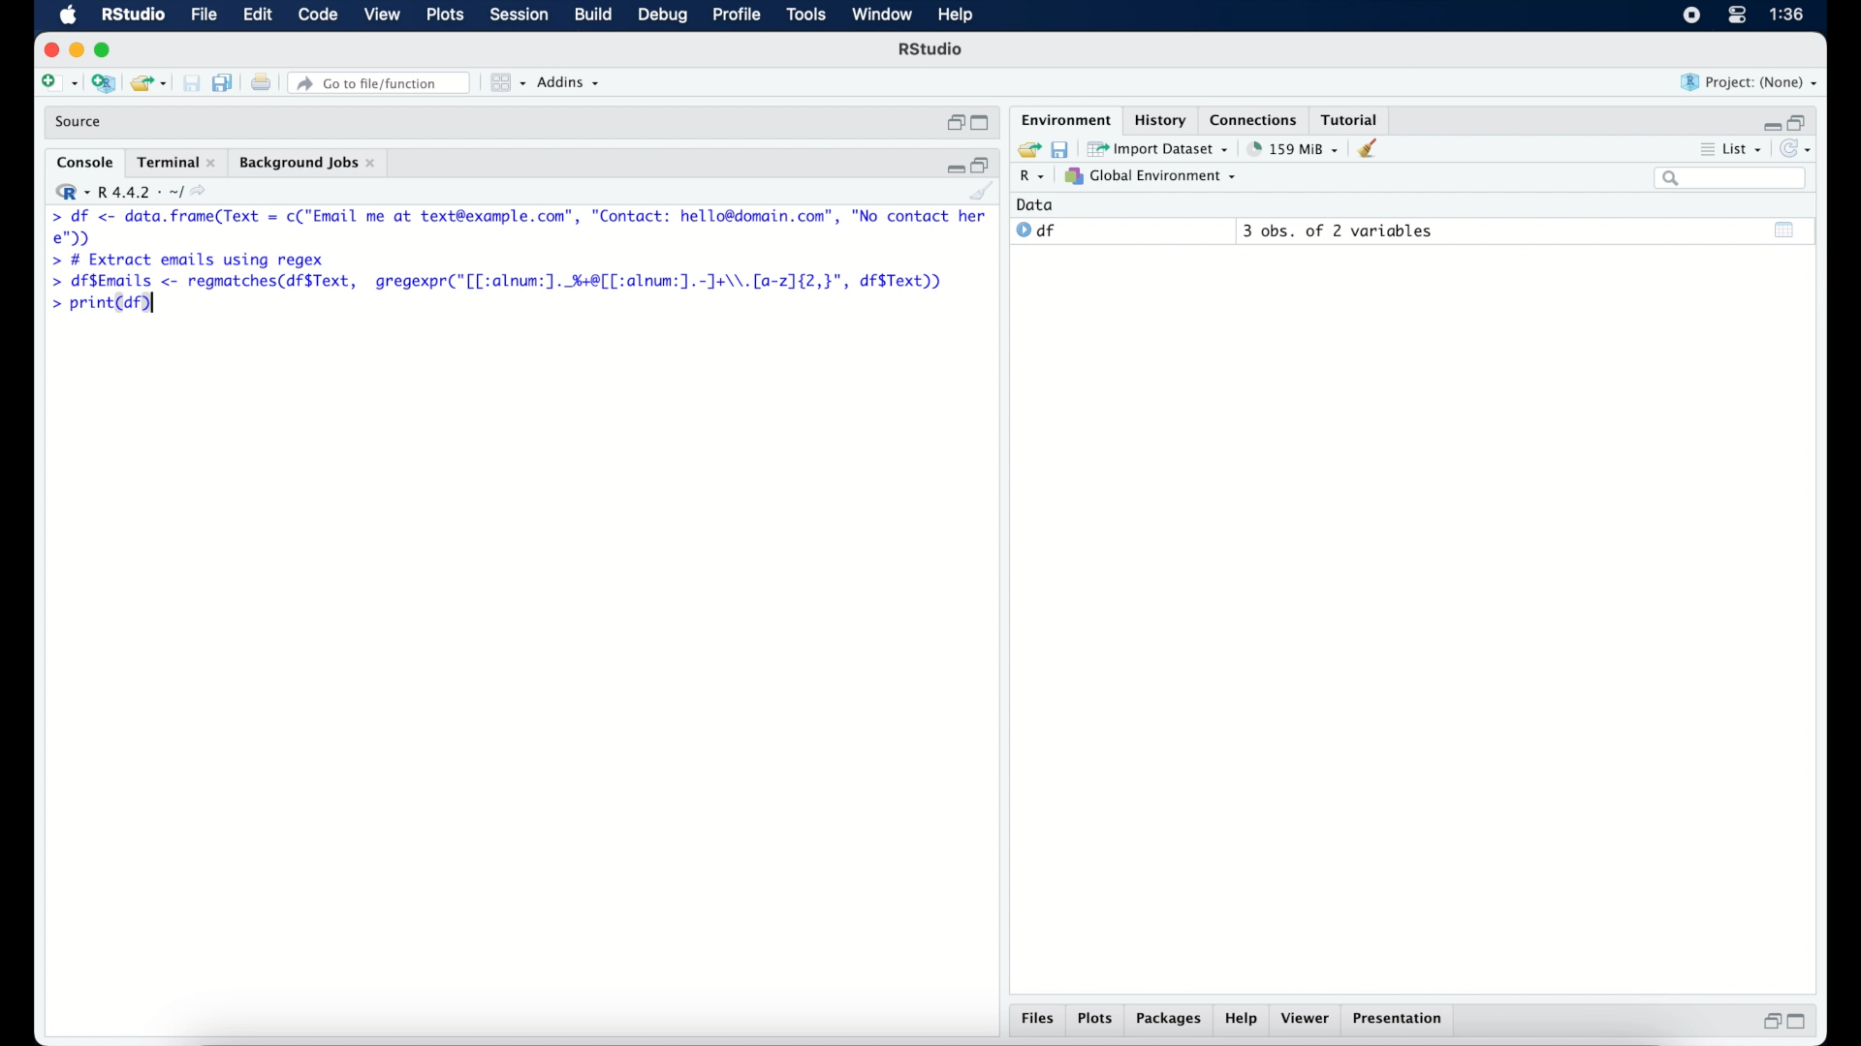  What do you see at coordinates (1354, 117) in the screenshot?
I see `tutorial` at bounding box center [1354, 117].